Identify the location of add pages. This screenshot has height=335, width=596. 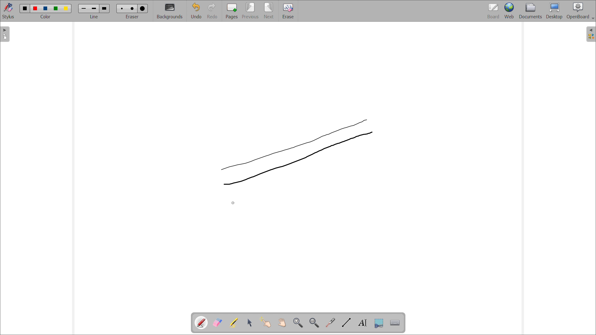
(232, 11).